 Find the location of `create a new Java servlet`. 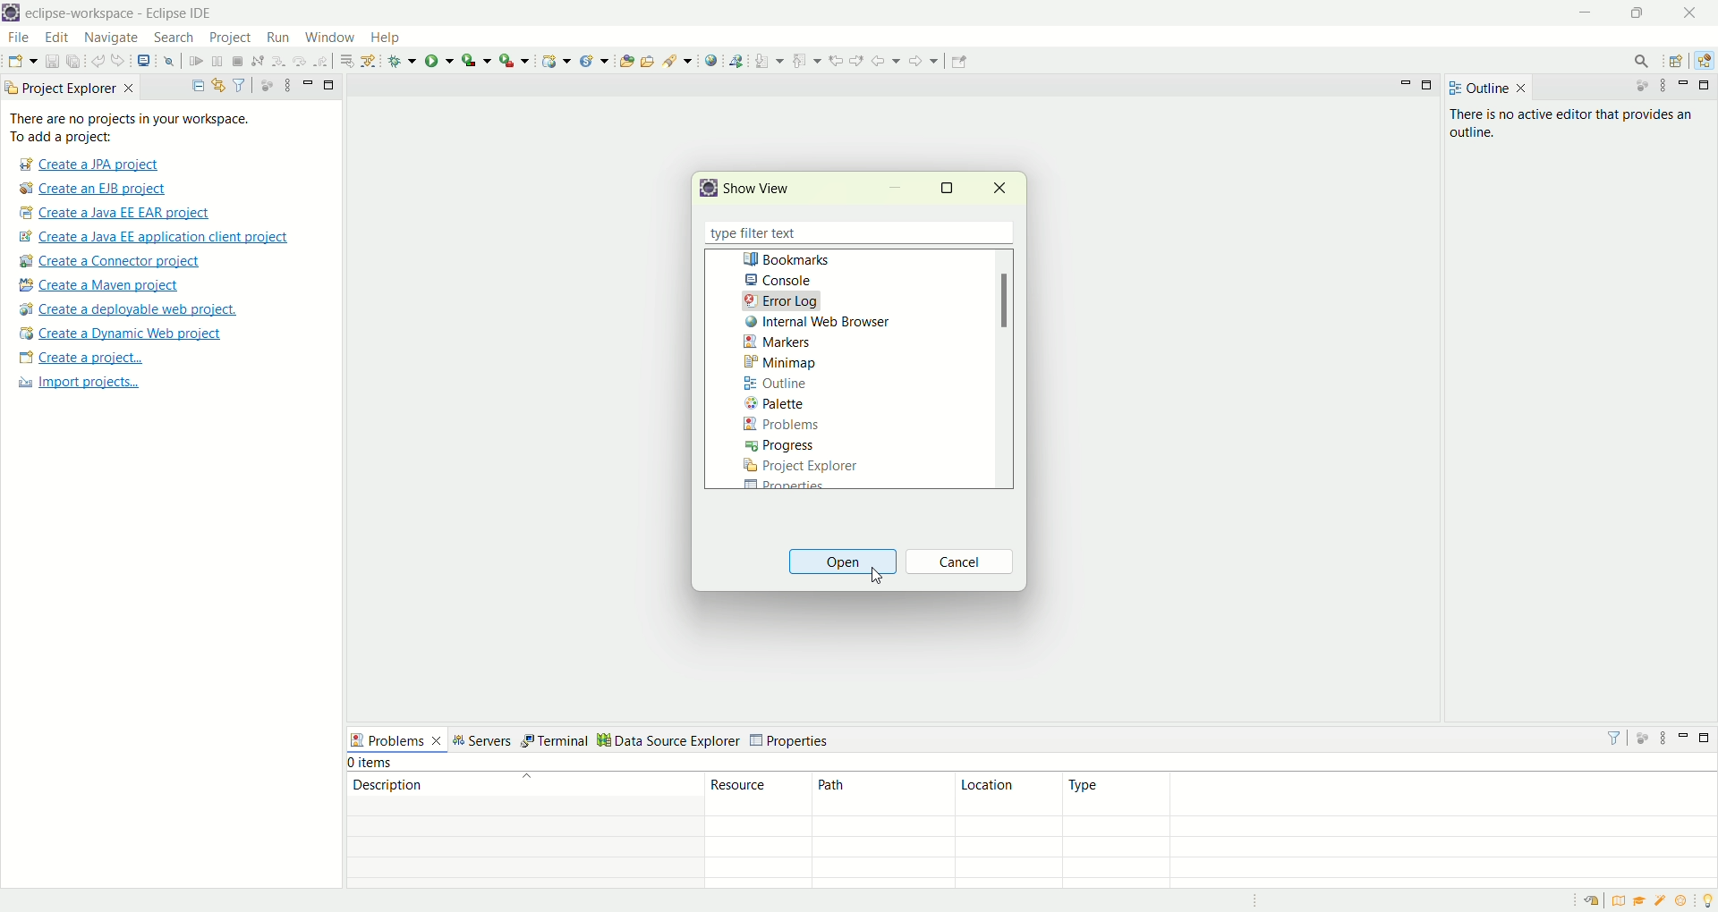

create a new Java servlet is located at coordinates (594, 60).